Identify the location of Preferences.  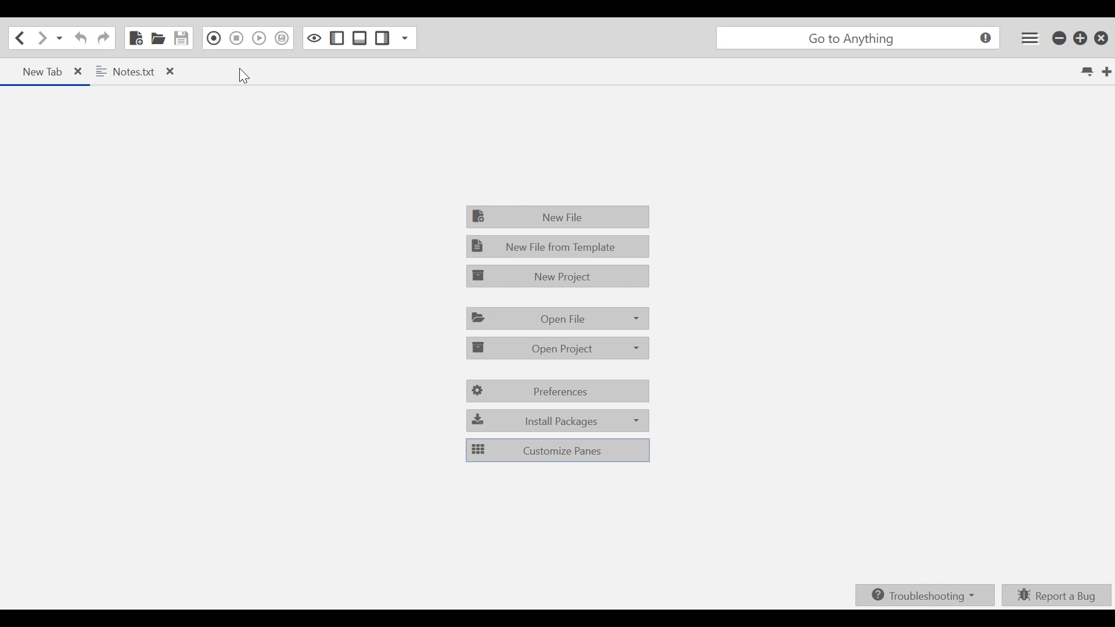
(557, 390).